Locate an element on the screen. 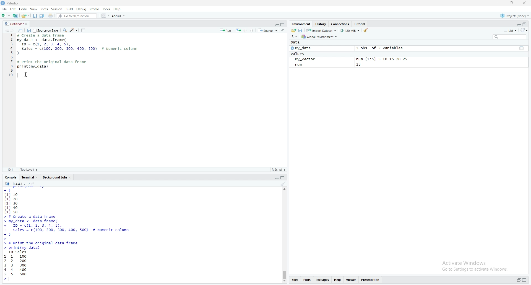 This screenshot has height=285, width=531. Tools is located at coordinates (106, 9).